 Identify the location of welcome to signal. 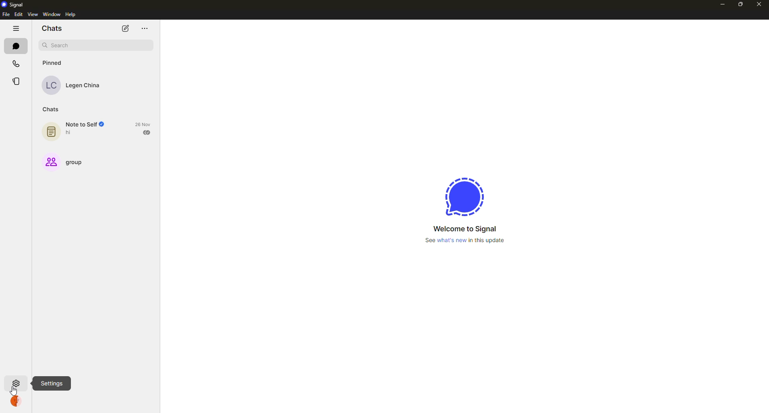
(464, 229).